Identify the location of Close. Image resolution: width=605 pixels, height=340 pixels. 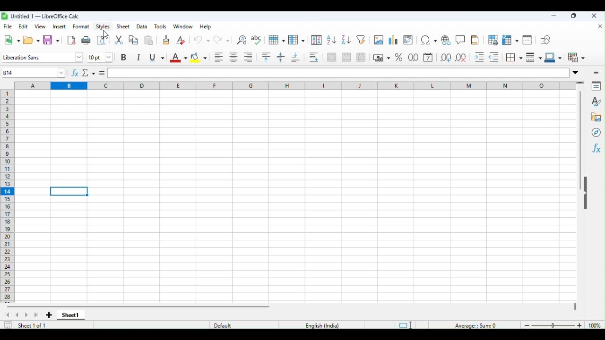
(594, 17).